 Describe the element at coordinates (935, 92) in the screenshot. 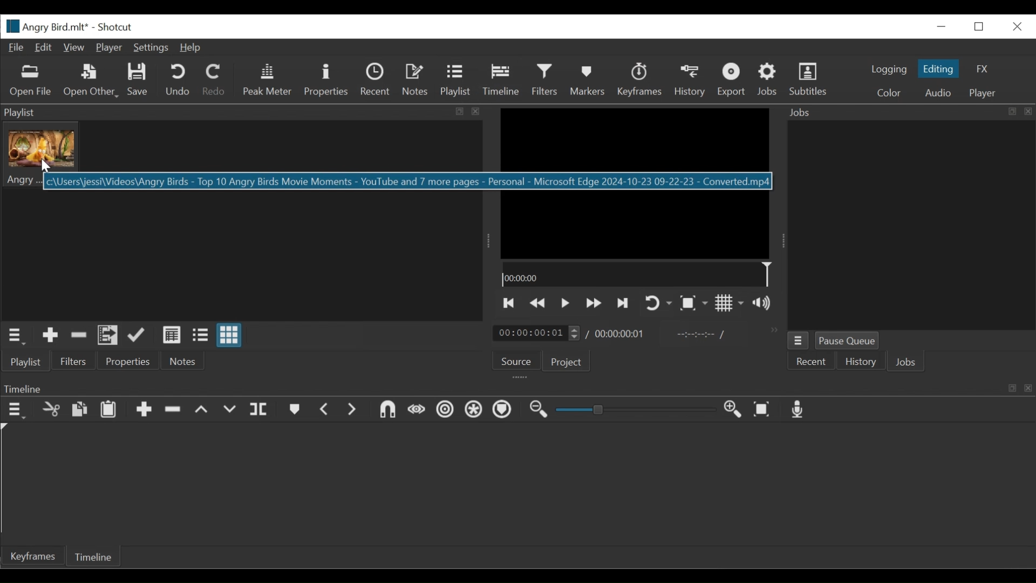

I see `Audio` at that location.